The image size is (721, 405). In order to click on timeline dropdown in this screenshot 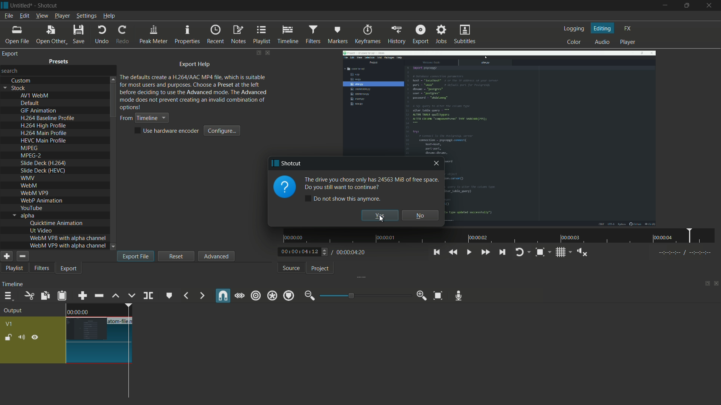, I will do `click(143, 118)`.